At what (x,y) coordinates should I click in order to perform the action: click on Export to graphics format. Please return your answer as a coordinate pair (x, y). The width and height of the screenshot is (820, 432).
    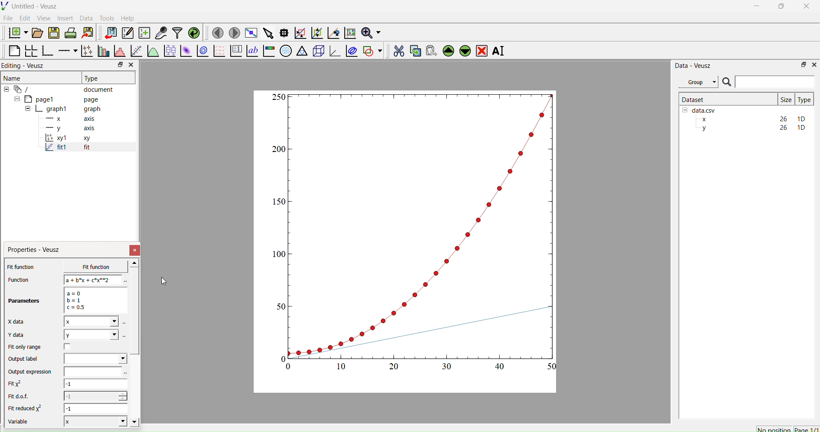
    Looking at the image, I should click on (88, 33).